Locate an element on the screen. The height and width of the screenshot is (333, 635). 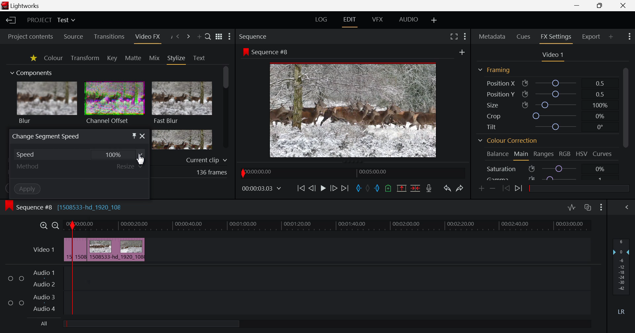
Sequence is located at coordinates (265, 36).